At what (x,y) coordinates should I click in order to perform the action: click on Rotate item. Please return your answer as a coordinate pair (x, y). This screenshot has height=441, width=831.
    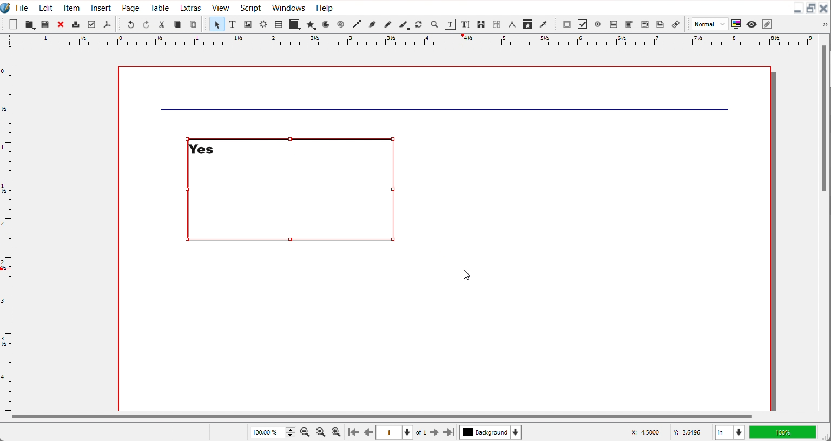
    Looking at the image, I should click on (419, 24).